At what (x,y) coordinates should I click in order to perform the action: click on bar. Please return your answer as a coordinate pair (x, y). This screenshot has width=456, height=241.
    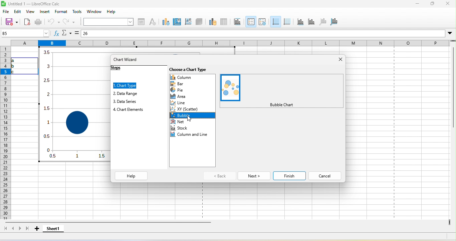
    Looking at the image, I should click on (182, 83).